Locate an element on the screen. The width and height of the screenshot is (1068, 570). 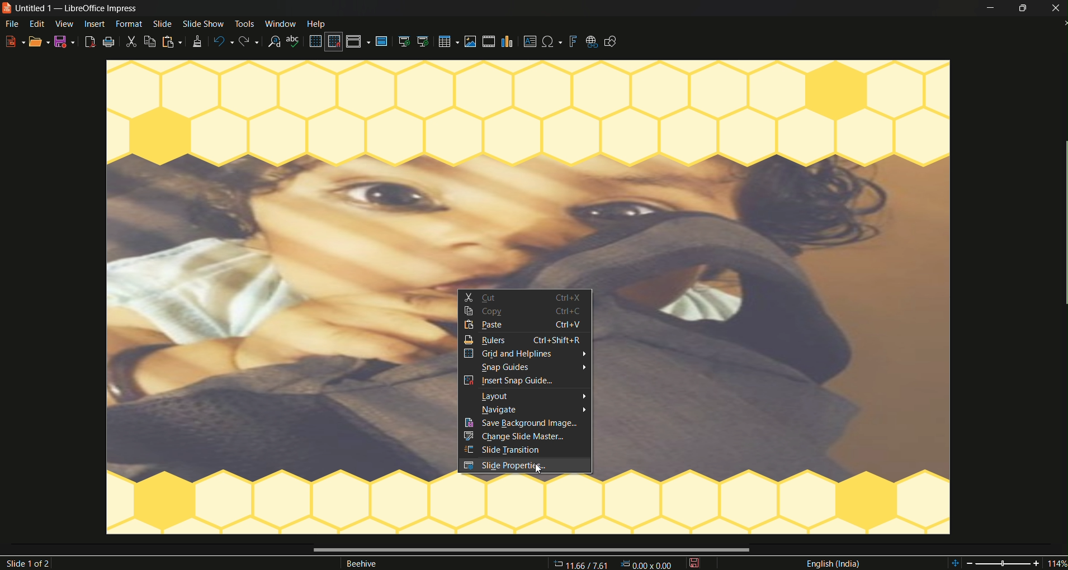
table is located at coordinates (448, 41).